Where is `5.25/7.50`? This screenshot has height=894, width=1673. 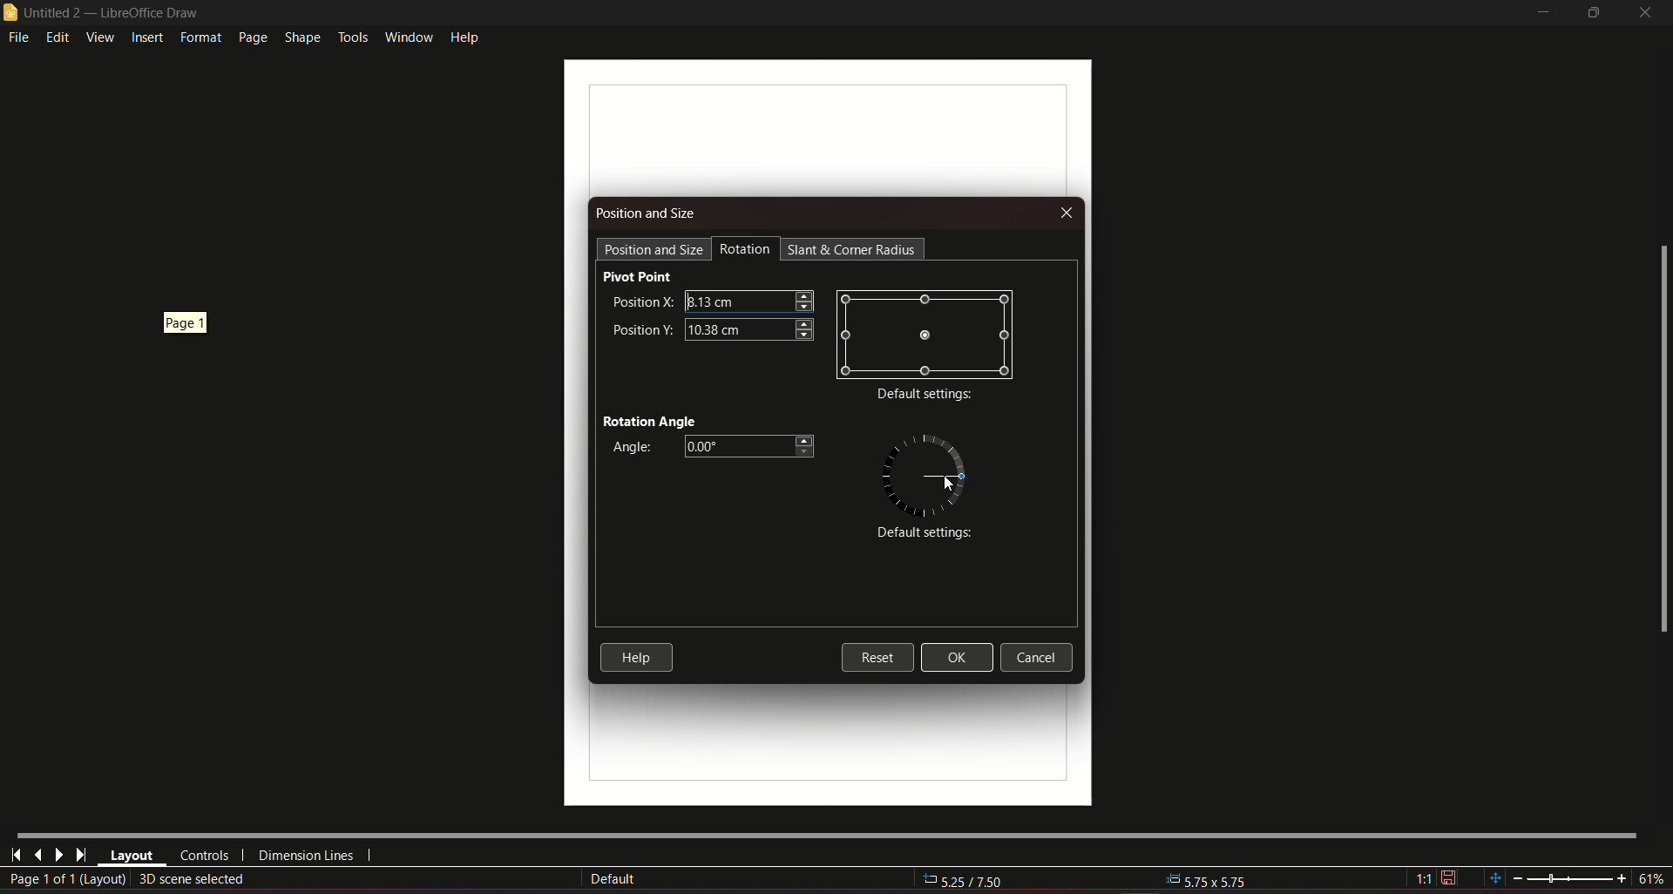 5.25/7.50 is located at coordinates (973, 882).